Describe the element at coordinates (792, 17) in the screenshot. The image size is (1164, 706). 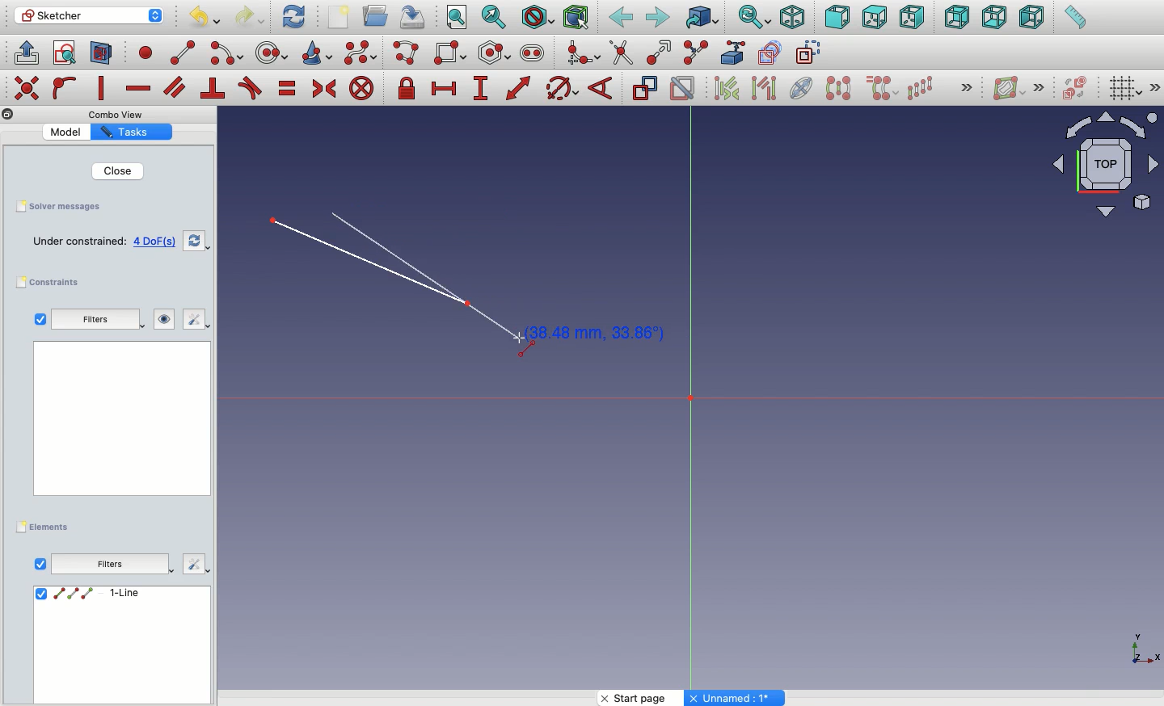
I see `Isometric` at that location.